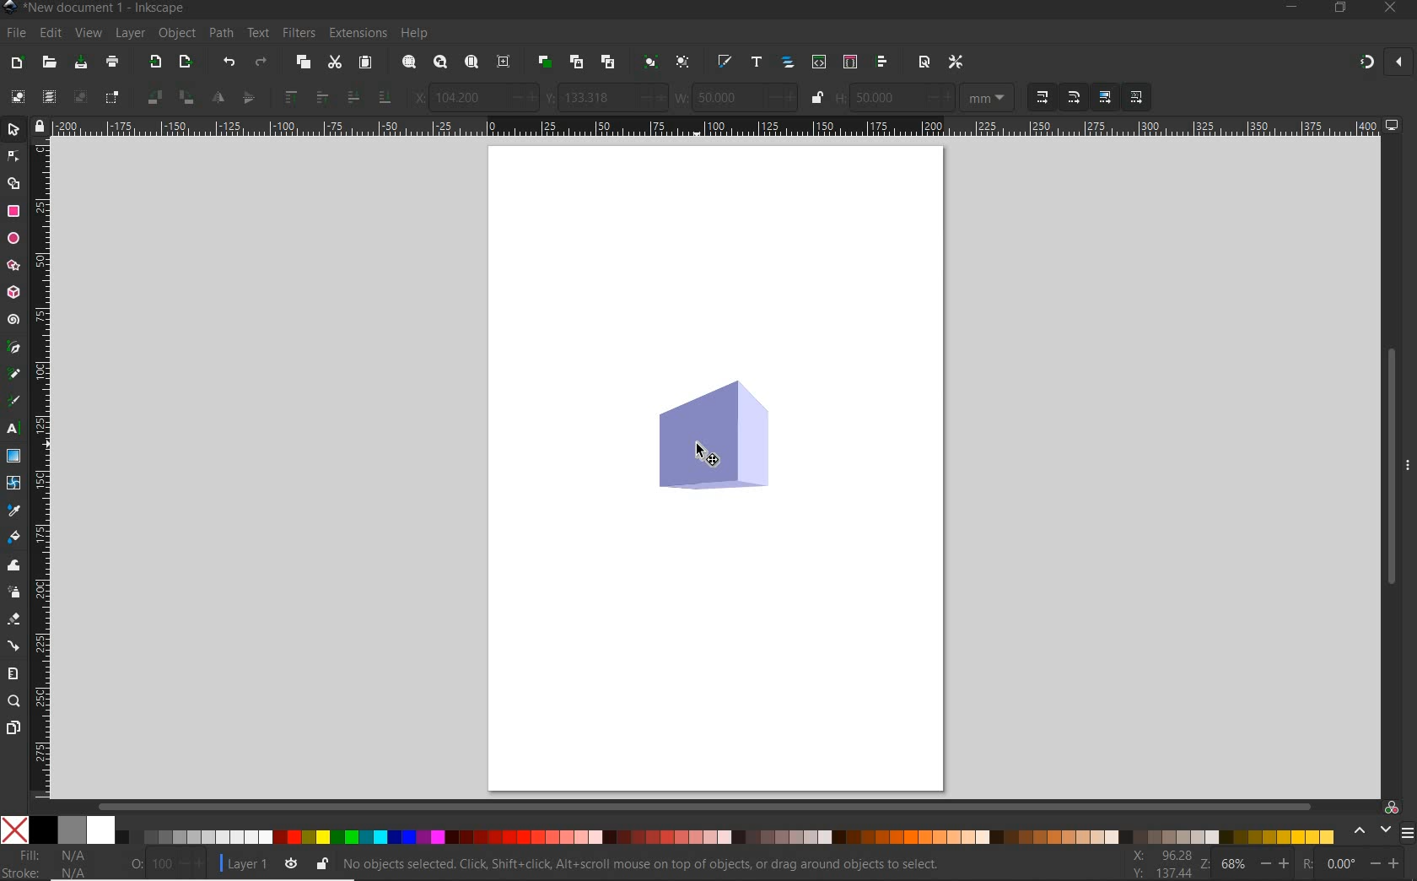  Describe the element at coordinates (13, 566) in the screenshot. I see `tweak tool` at that location.